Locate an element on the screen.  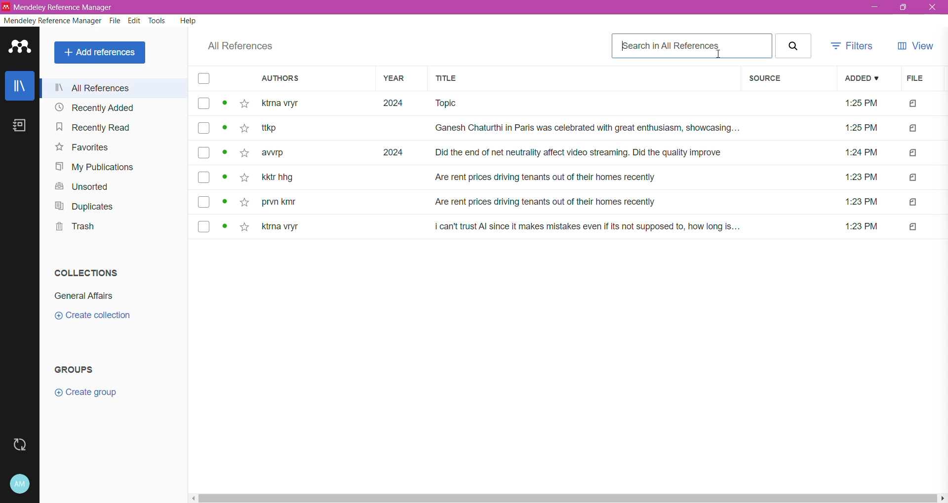
select file is located at coordinates (202, 201).